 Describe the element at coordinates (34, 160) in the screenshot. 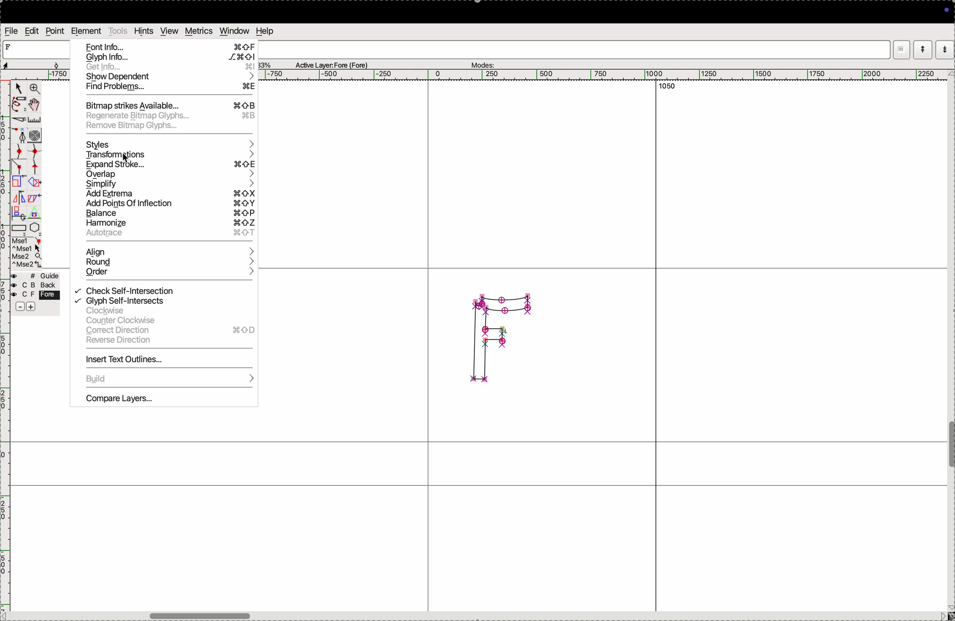

I see `spline` at that location.